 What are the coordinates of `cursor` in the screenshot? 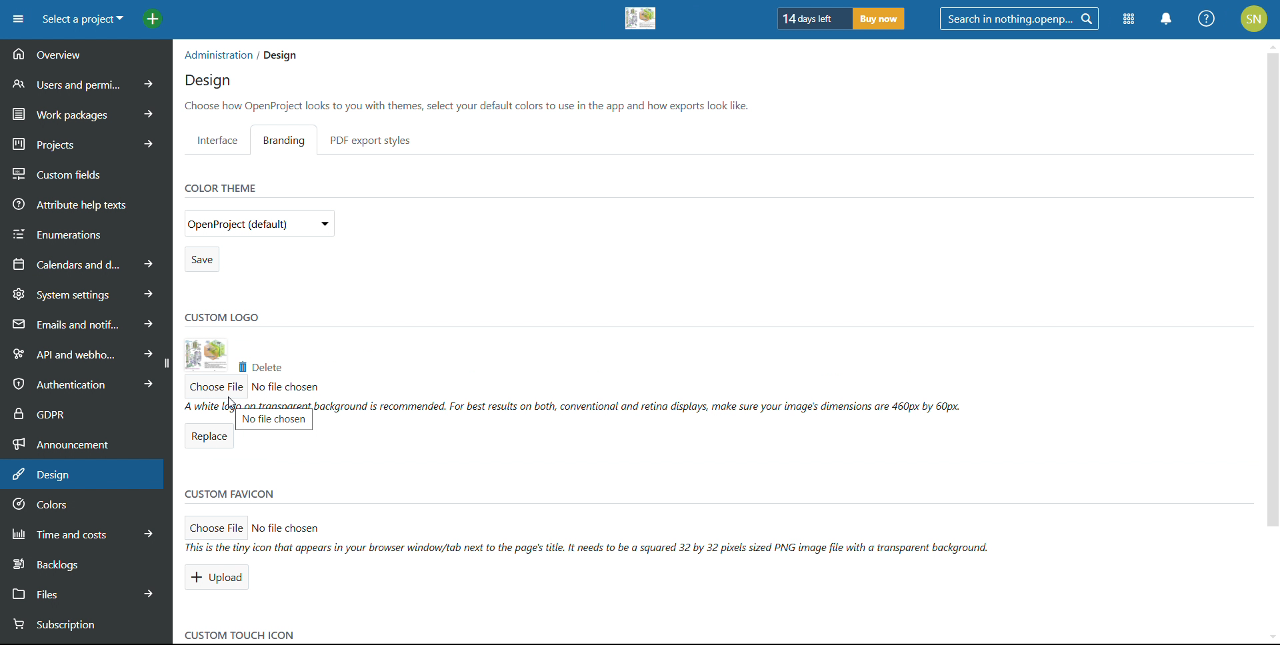 It's located at (233, 405).